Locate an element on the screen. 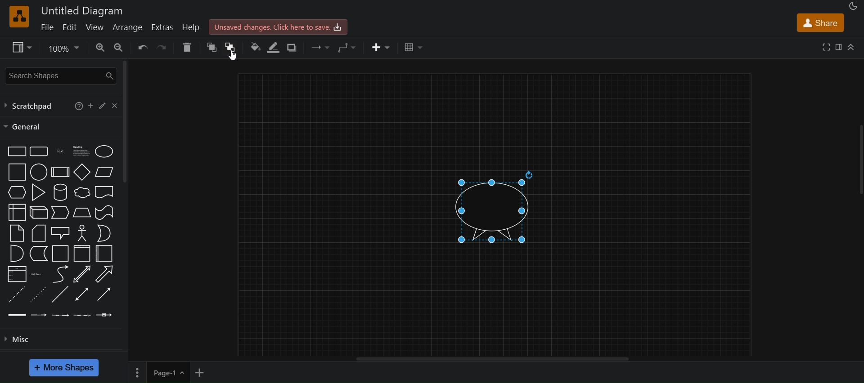  actor is located at coordinates (82, 233).